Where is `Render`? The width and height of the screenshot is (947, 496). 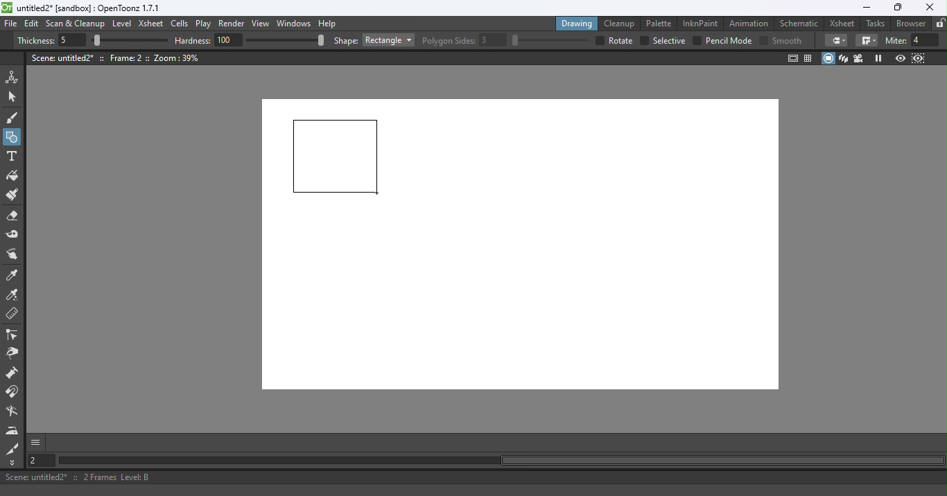
Render is located at coordinates (234, 24).